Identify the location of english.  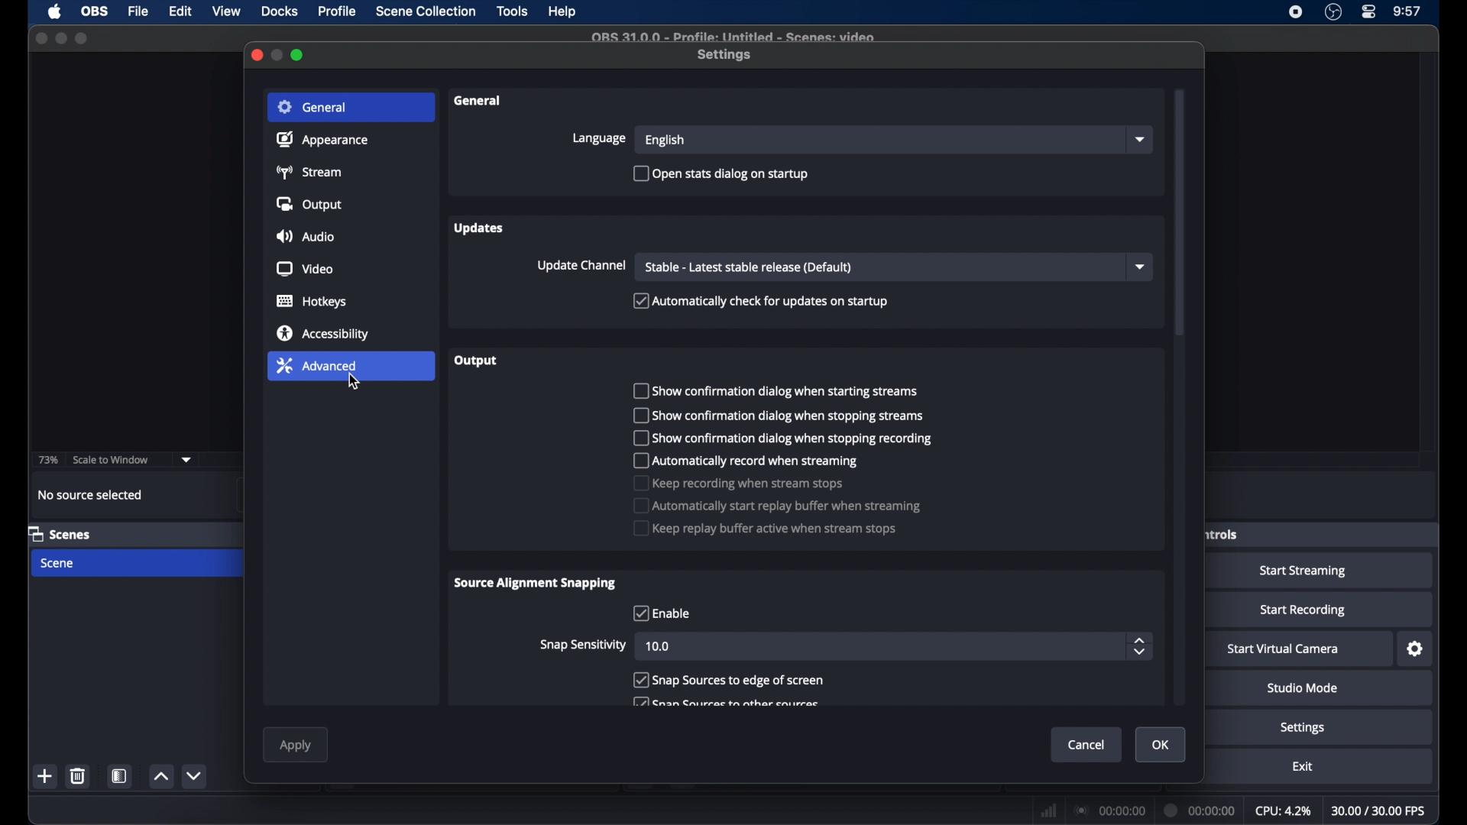
(666, 141).